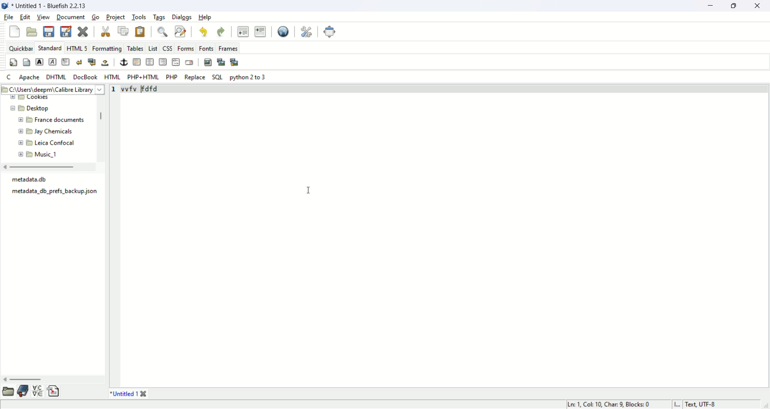 Image resolution: width=770 pixels, height=409 pixels. What do you see at coordinates (105, 63) in the screenshot?
I see `non breaking space` at bounding box center [105, 63].